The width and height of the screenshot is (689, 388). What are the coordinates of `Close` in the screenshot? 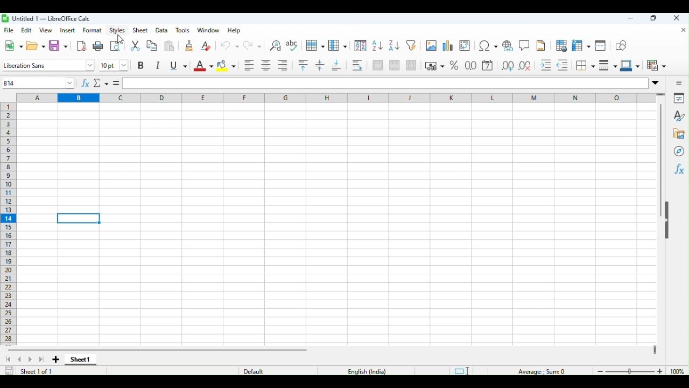 It's located at (681, 30).